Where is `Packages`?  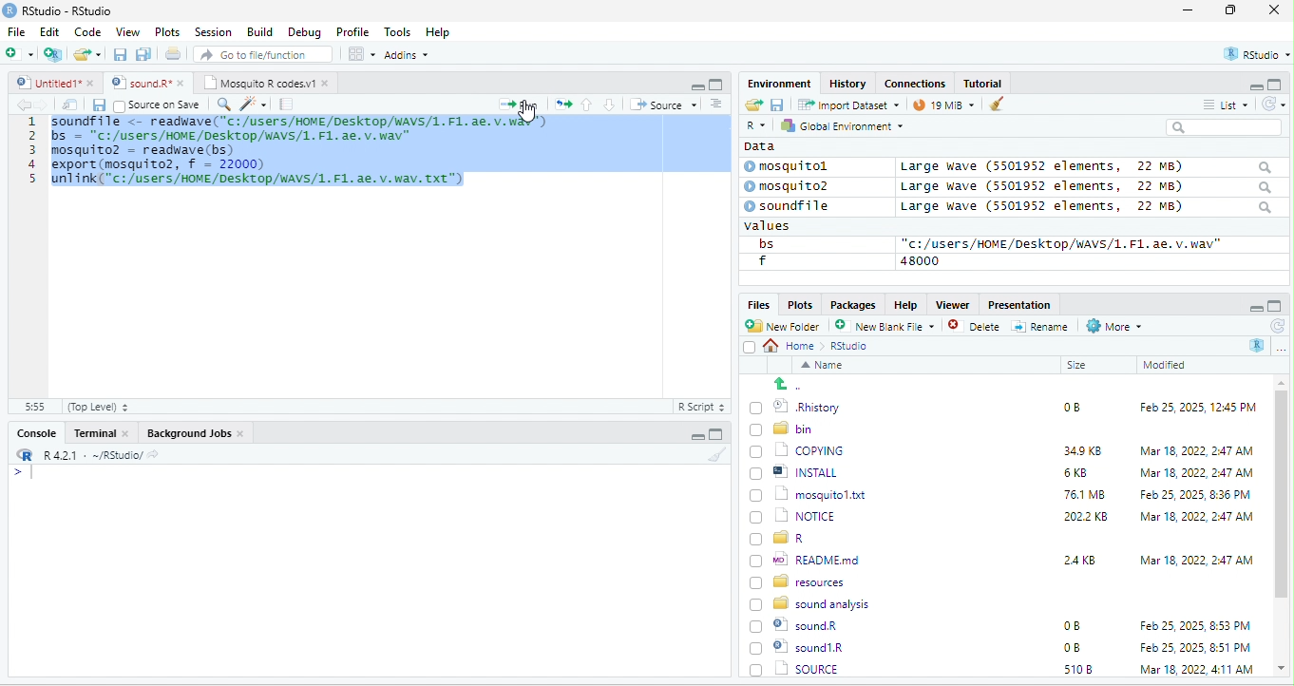 Packages is located at coordinates (856, 304).